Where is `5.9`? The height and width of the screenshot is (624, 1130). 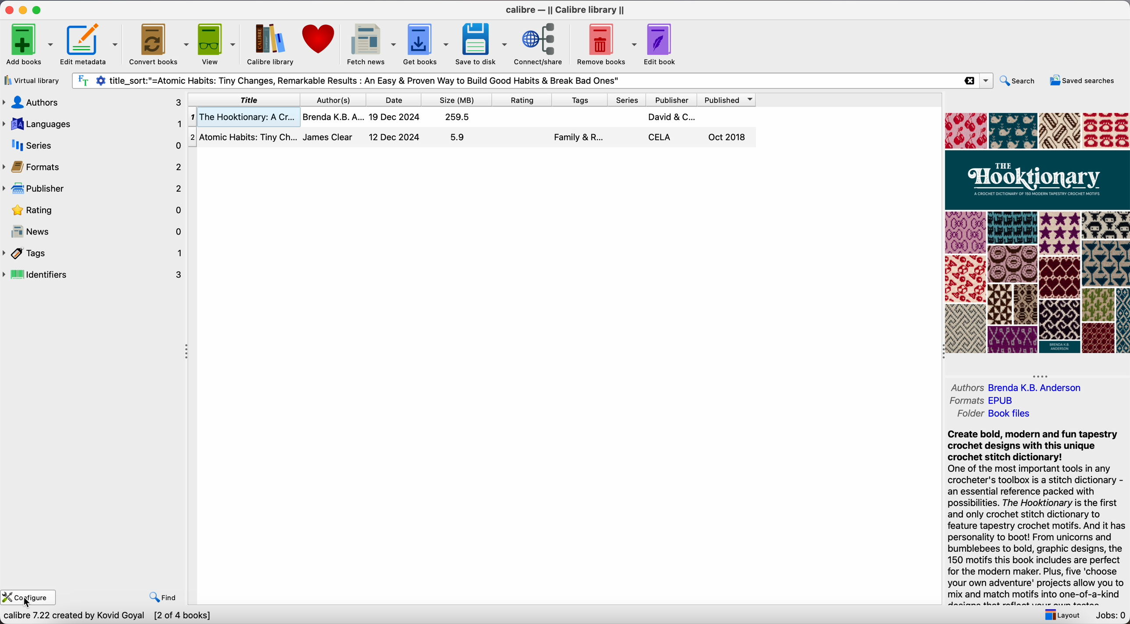
5.9 is located at coordinates (459, 137).